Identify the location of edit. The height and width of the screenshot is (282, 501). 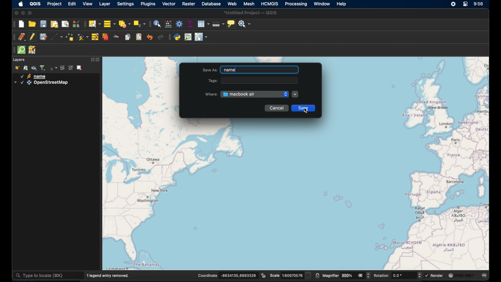
(72, 4).